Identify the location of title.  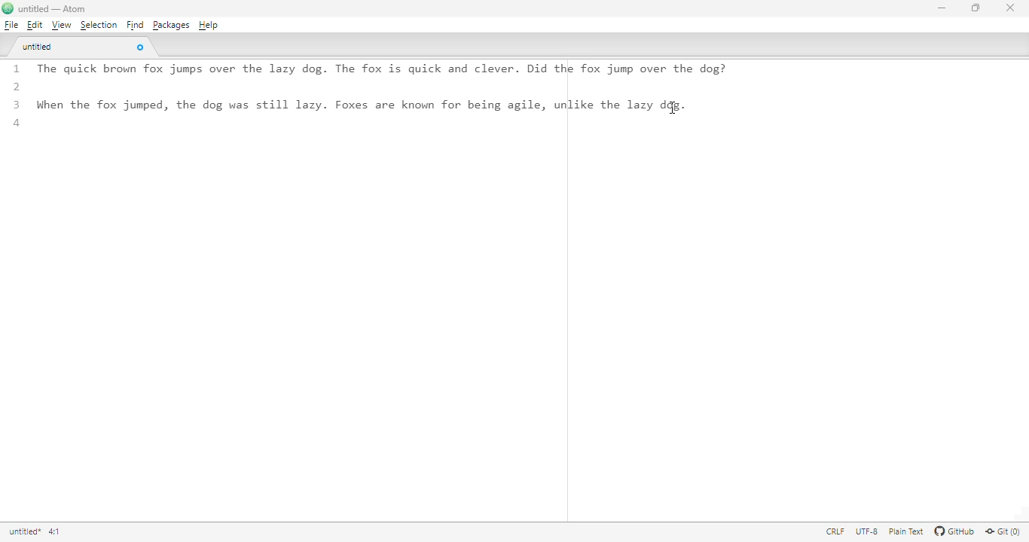
(24, 532).